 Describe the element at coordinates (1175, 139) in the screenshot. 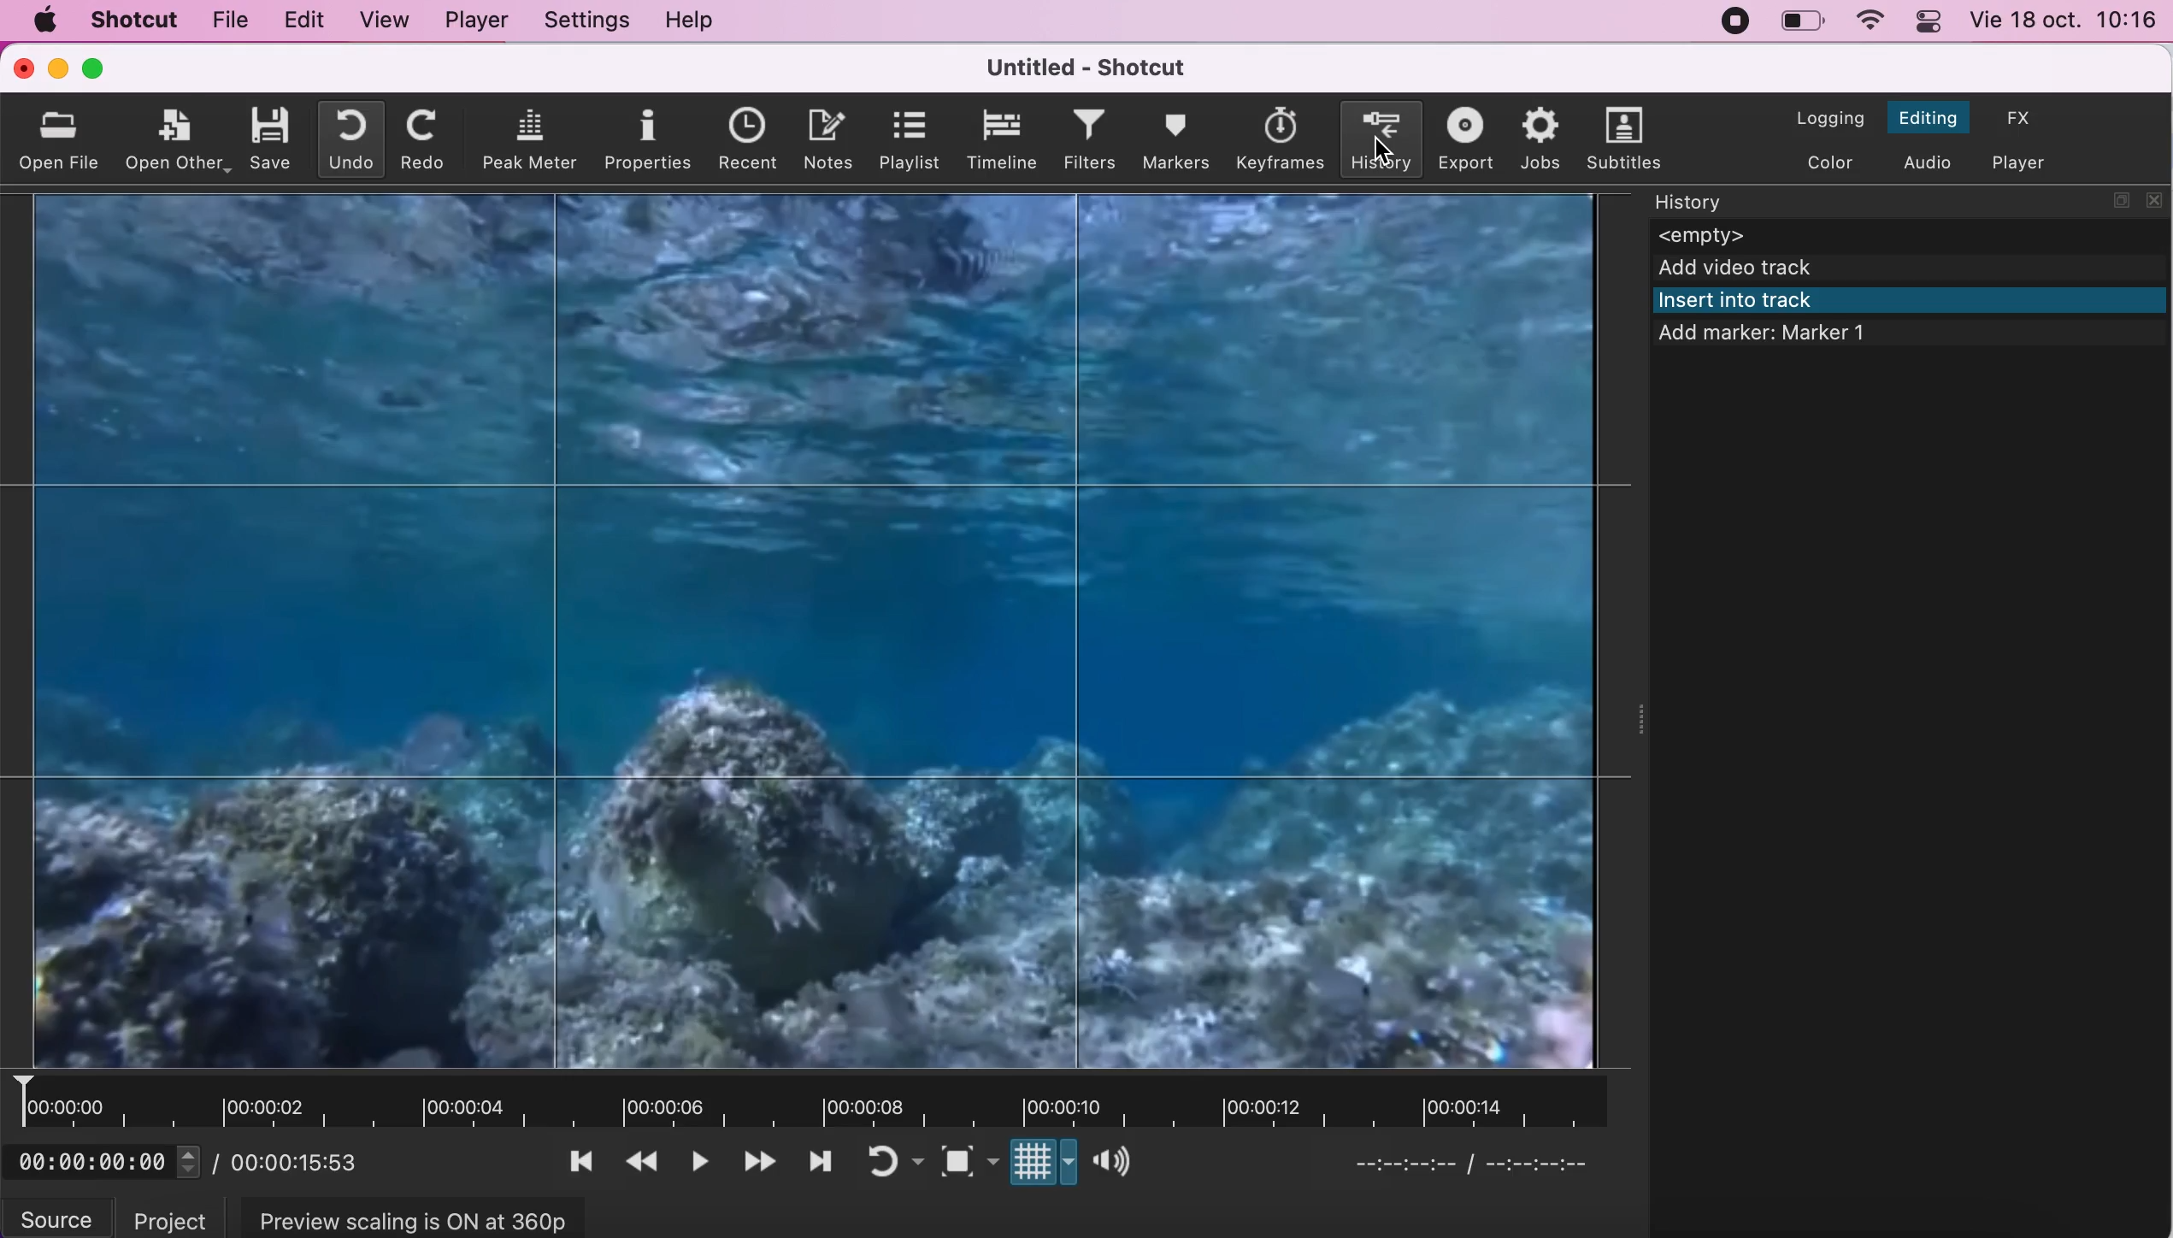

I see `markers` at that location.